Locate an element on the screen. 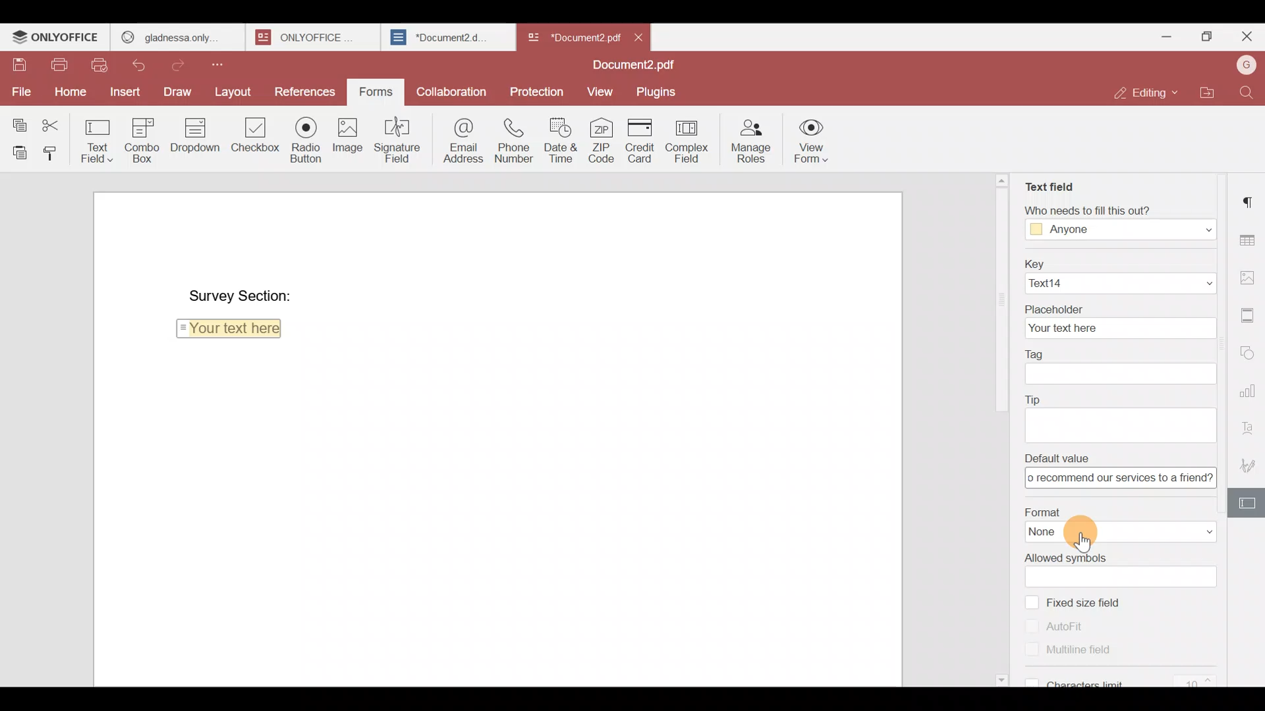 This screenshot has height=711, width=1265. None is located at coordinates (1122, 533).